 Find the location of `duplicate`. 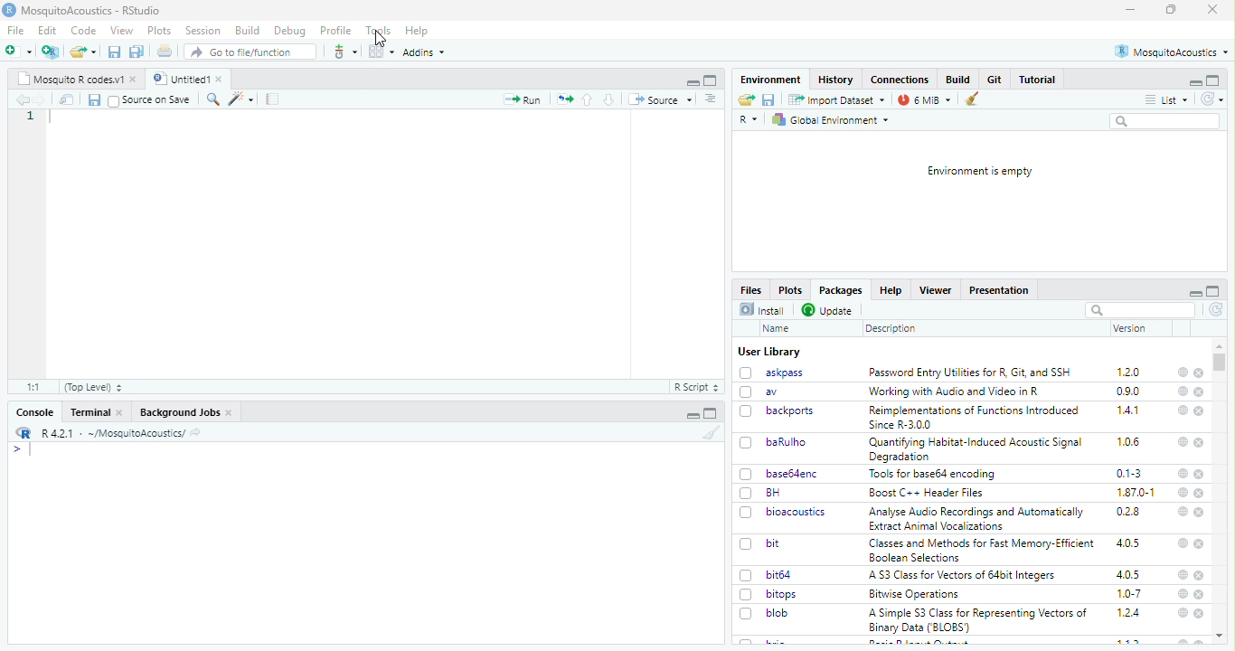

duplicate is located at coordinates (137, 52).